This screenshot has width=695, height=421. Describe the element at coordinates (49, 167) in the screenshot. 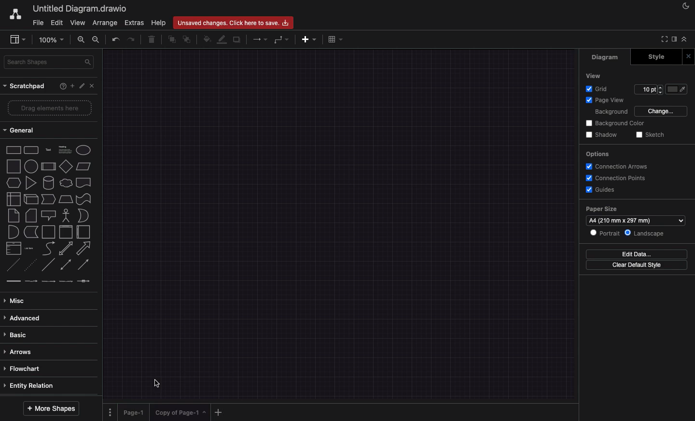

I see `process` at that location.